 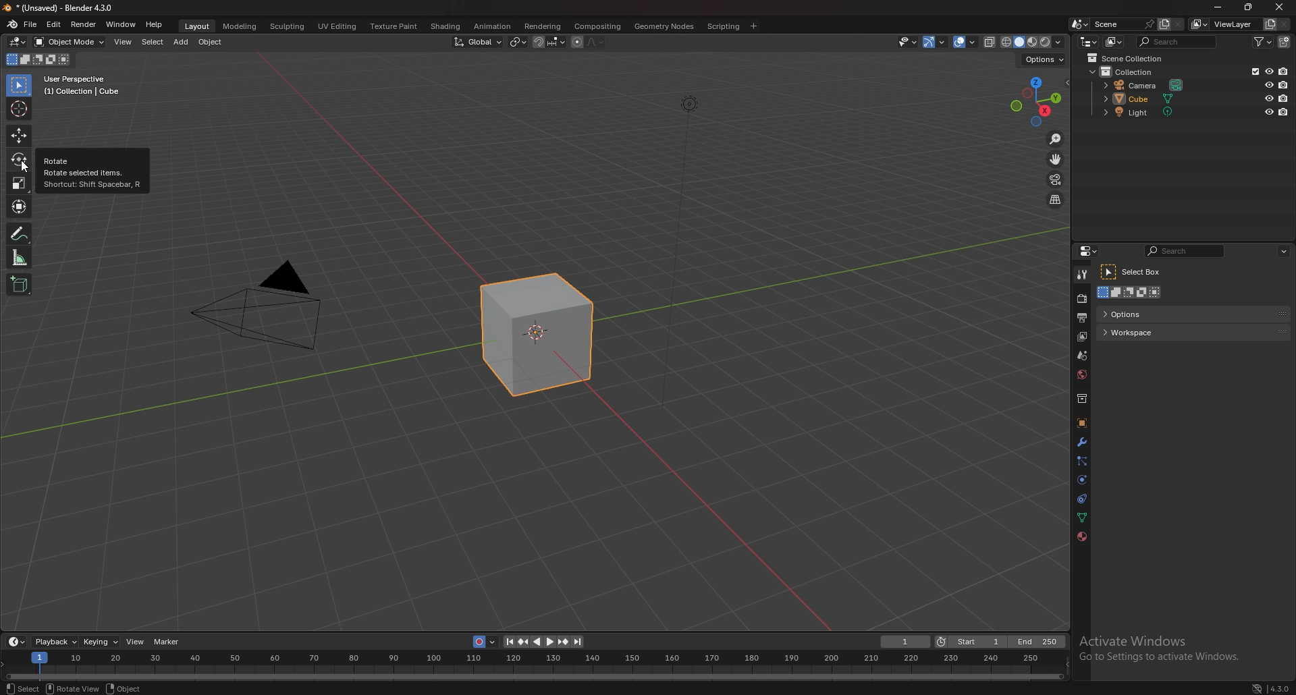 What do you see at coordinates (493, 26) in the screenshot?
I see `animation` at bounding box center [493, 26].